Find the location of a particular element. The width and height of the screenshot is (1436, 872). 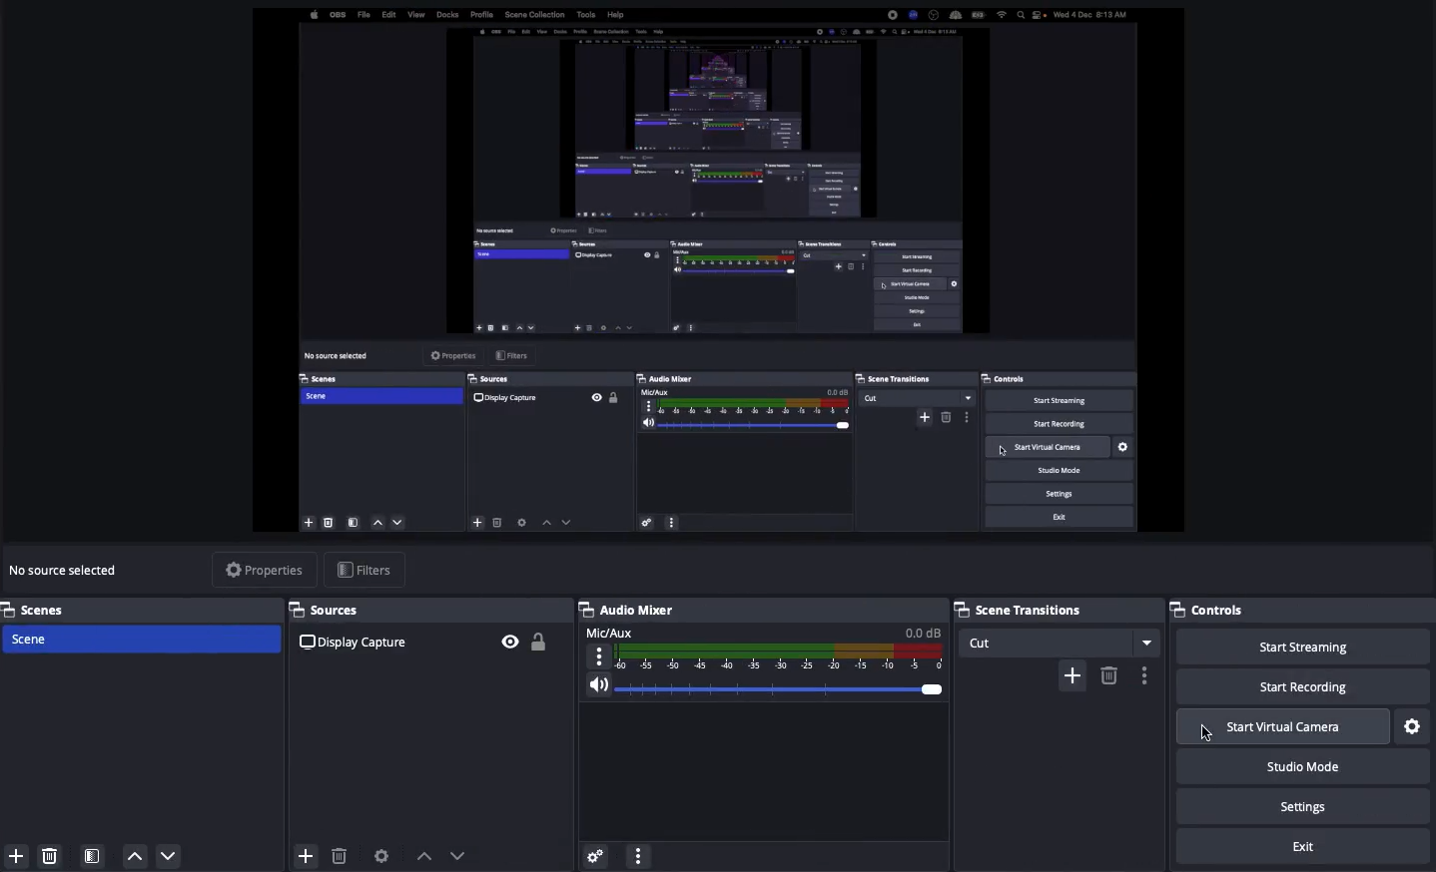

add is located at coordinates (301, 853).